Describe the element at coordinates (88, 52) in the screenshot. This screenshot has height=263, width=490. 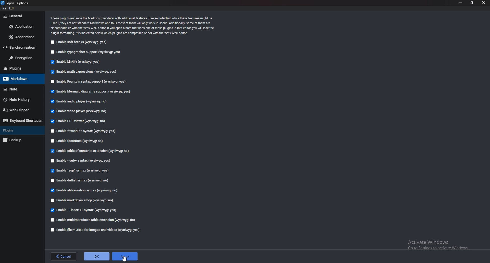
I see `Enable typographer support` at that location.